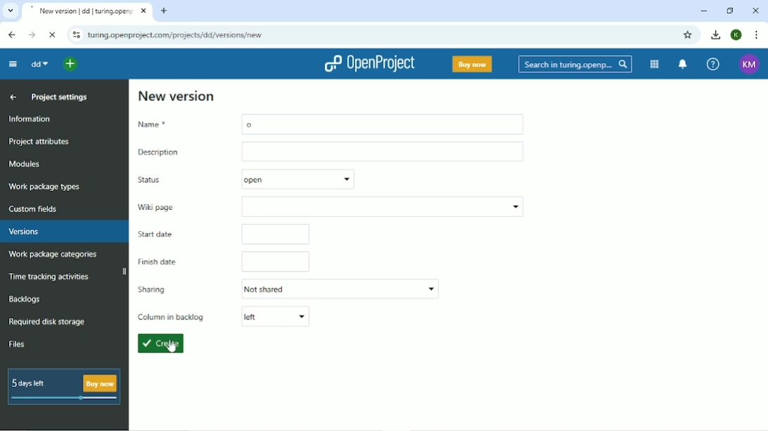  What do you see at coordinates (23, 299) in the screenshot?
I see `Backlogs` at bounding box center [23, 299].